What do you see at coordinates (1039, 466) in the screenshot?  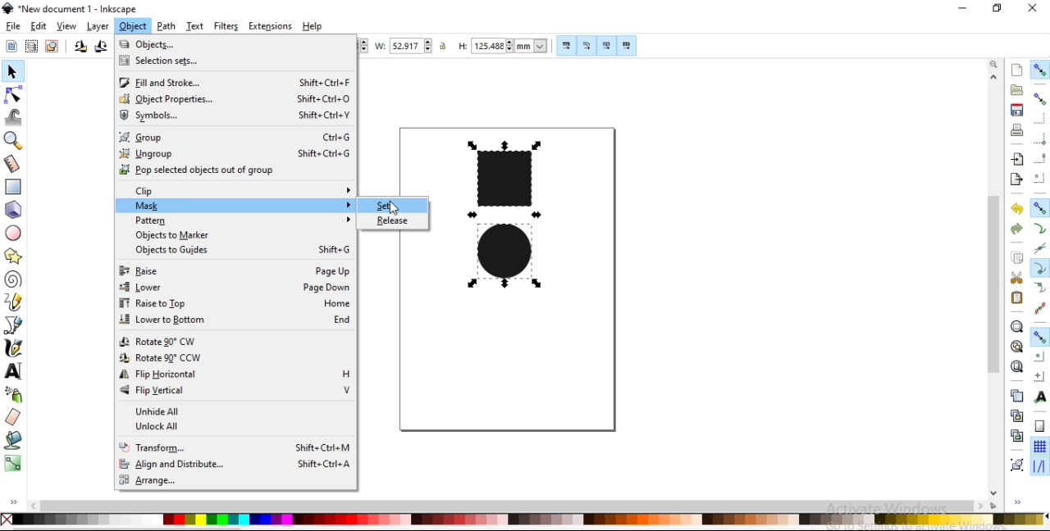 I see `snap guide` at bounding box center [1039, 466].